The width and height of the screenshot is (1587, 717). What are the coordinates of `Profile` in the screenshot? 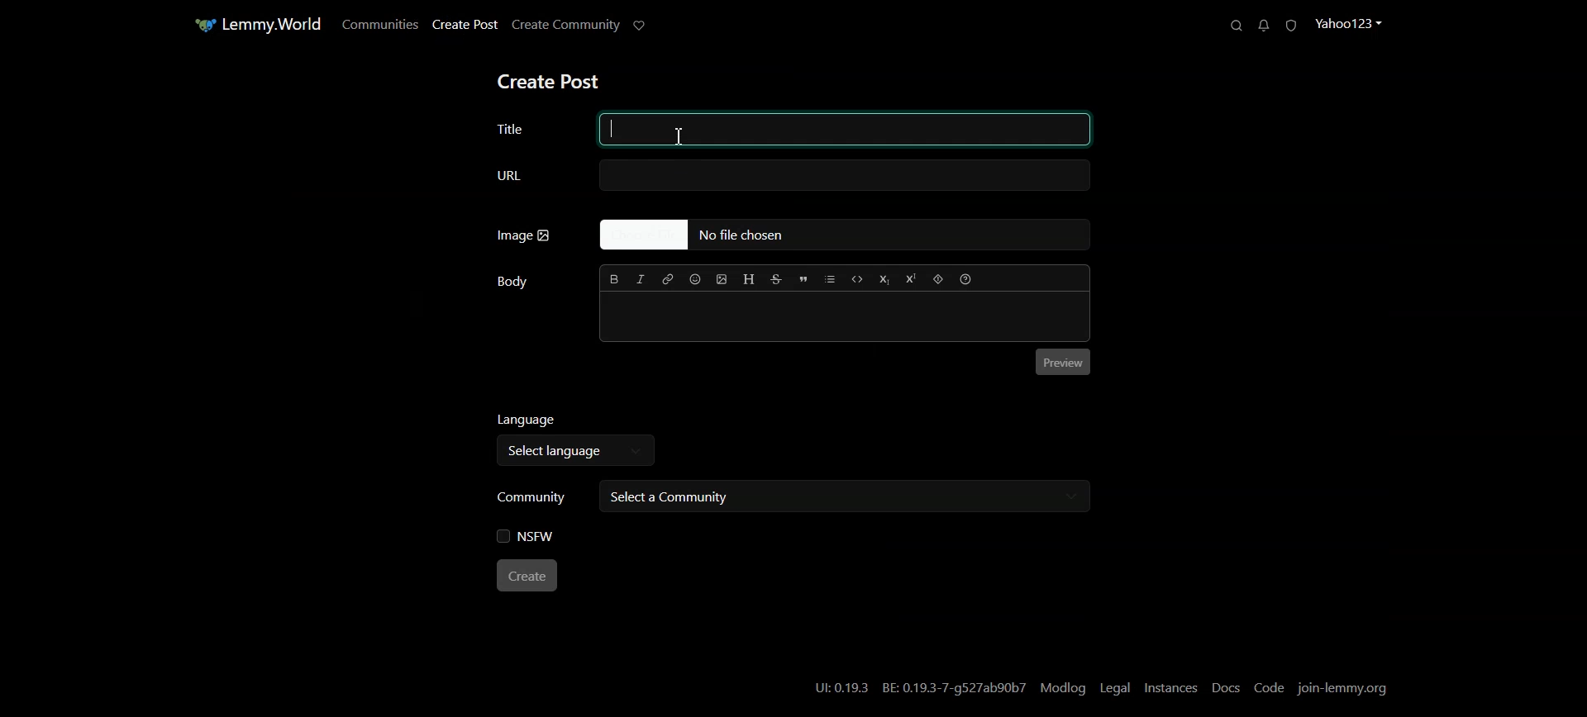 It's located at (1353, 23).